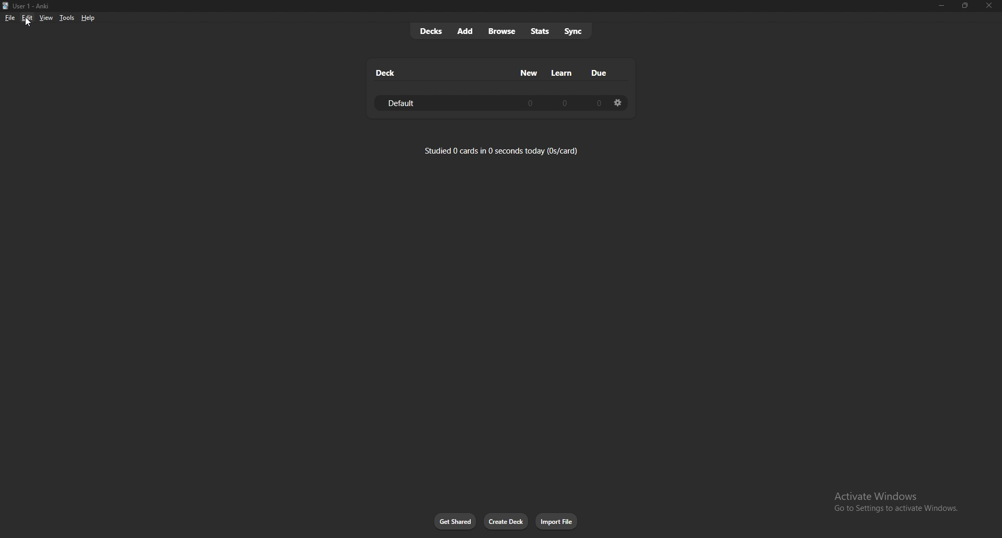  Describe the element at coordinates (964, 6) in the screenshot. I see `Maximize/resize` at that location.